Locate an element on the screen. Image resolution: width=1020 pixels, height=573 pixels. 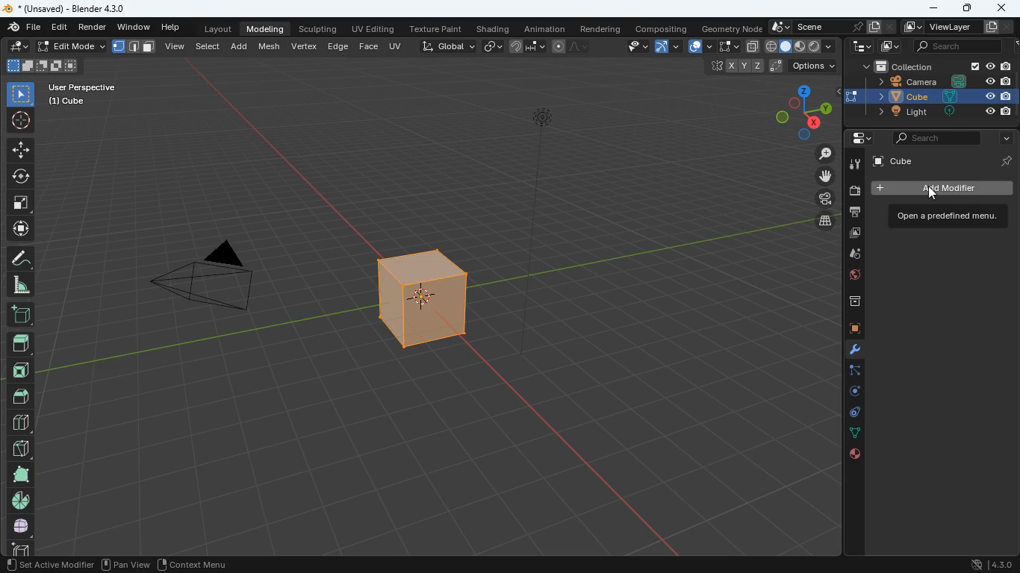
format is located at coordinates (135, 47).